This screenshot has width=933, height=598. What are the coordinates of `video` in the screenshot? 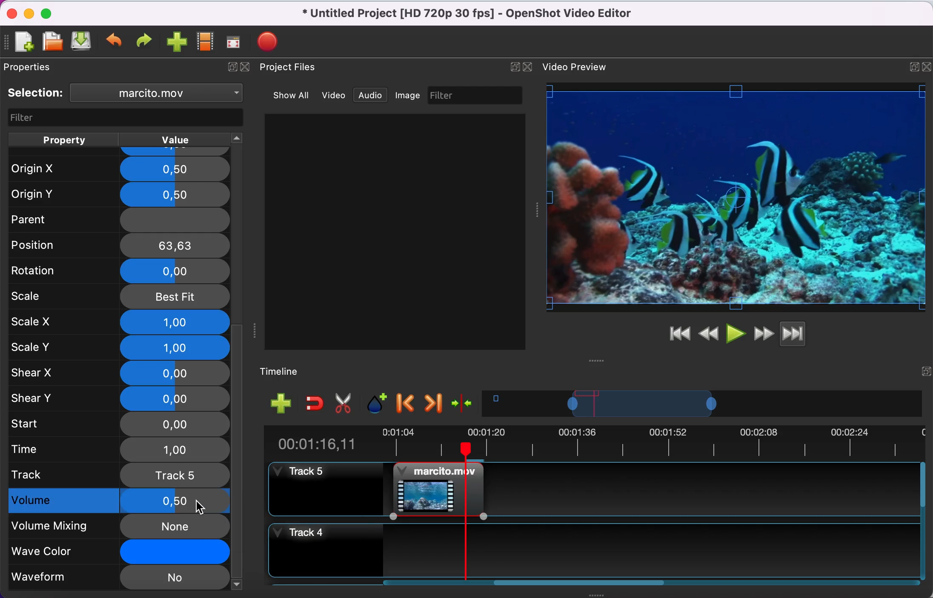 It's located at (334, 95).